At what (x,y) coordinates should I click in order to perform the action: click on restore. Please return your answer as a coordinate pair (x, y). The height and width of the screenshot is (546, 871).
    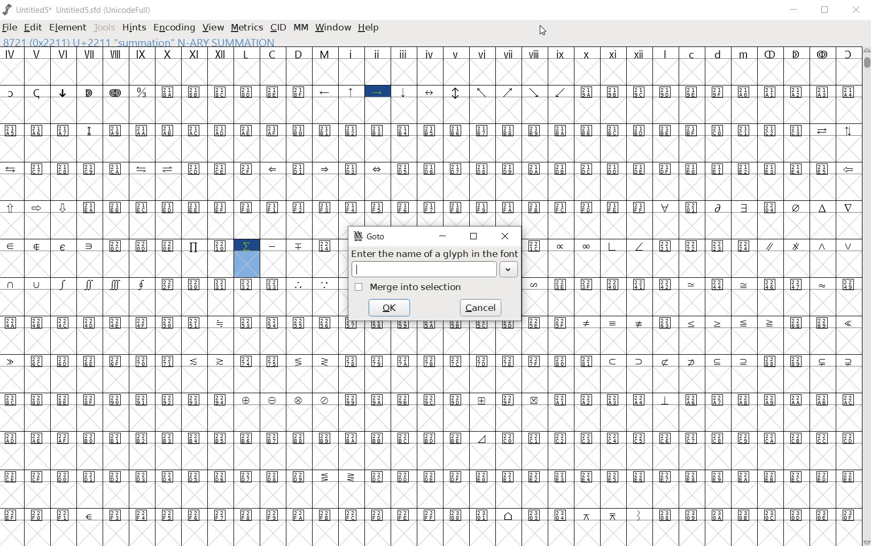
    Looking at the image, I should click on (475, 237).